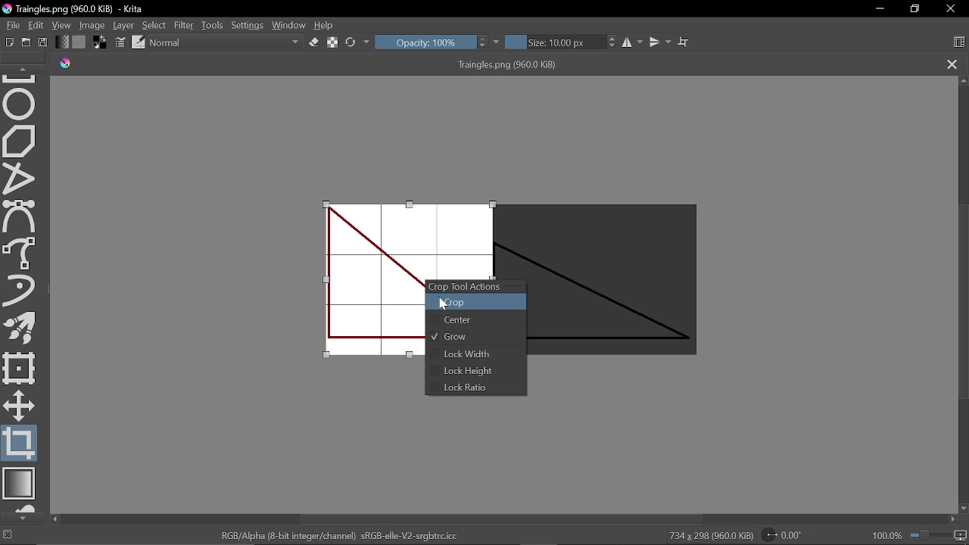 This screenshot has height=545, width=969. Describe the element at coordinates (20, 103) in the screenshot. I see `Ellipse tool` at that location.